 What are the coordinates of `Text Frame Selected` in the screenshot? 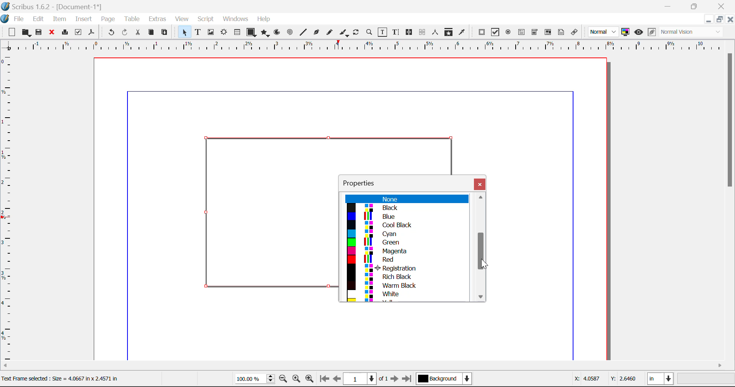 It's located at (198, 32).